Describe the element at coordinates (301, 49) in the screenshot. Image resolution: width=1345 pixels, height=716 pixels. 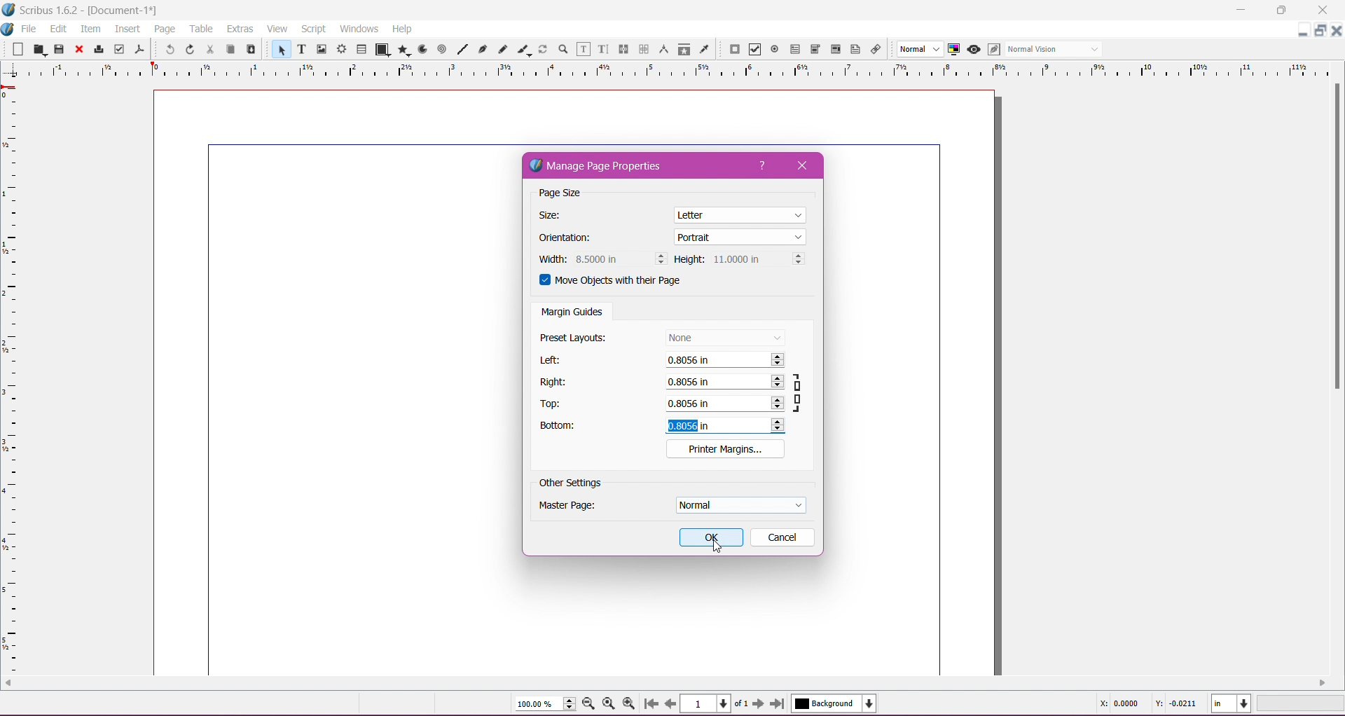
I see `Text Frame` at that location.